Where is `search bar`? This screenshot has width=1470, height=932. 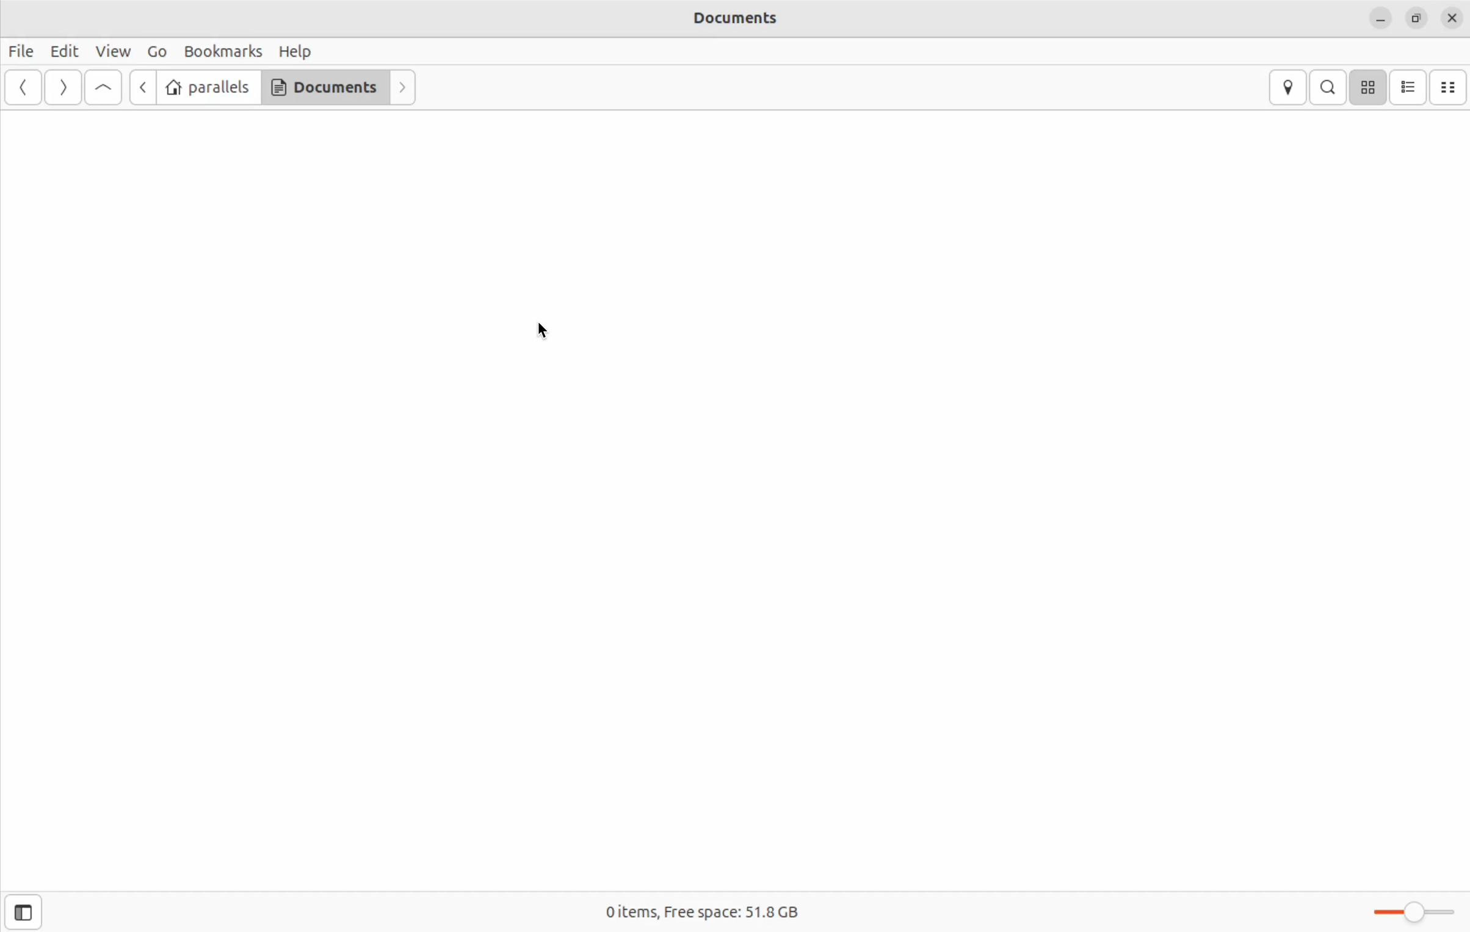 search bar is located at coordinates (1328, 87).